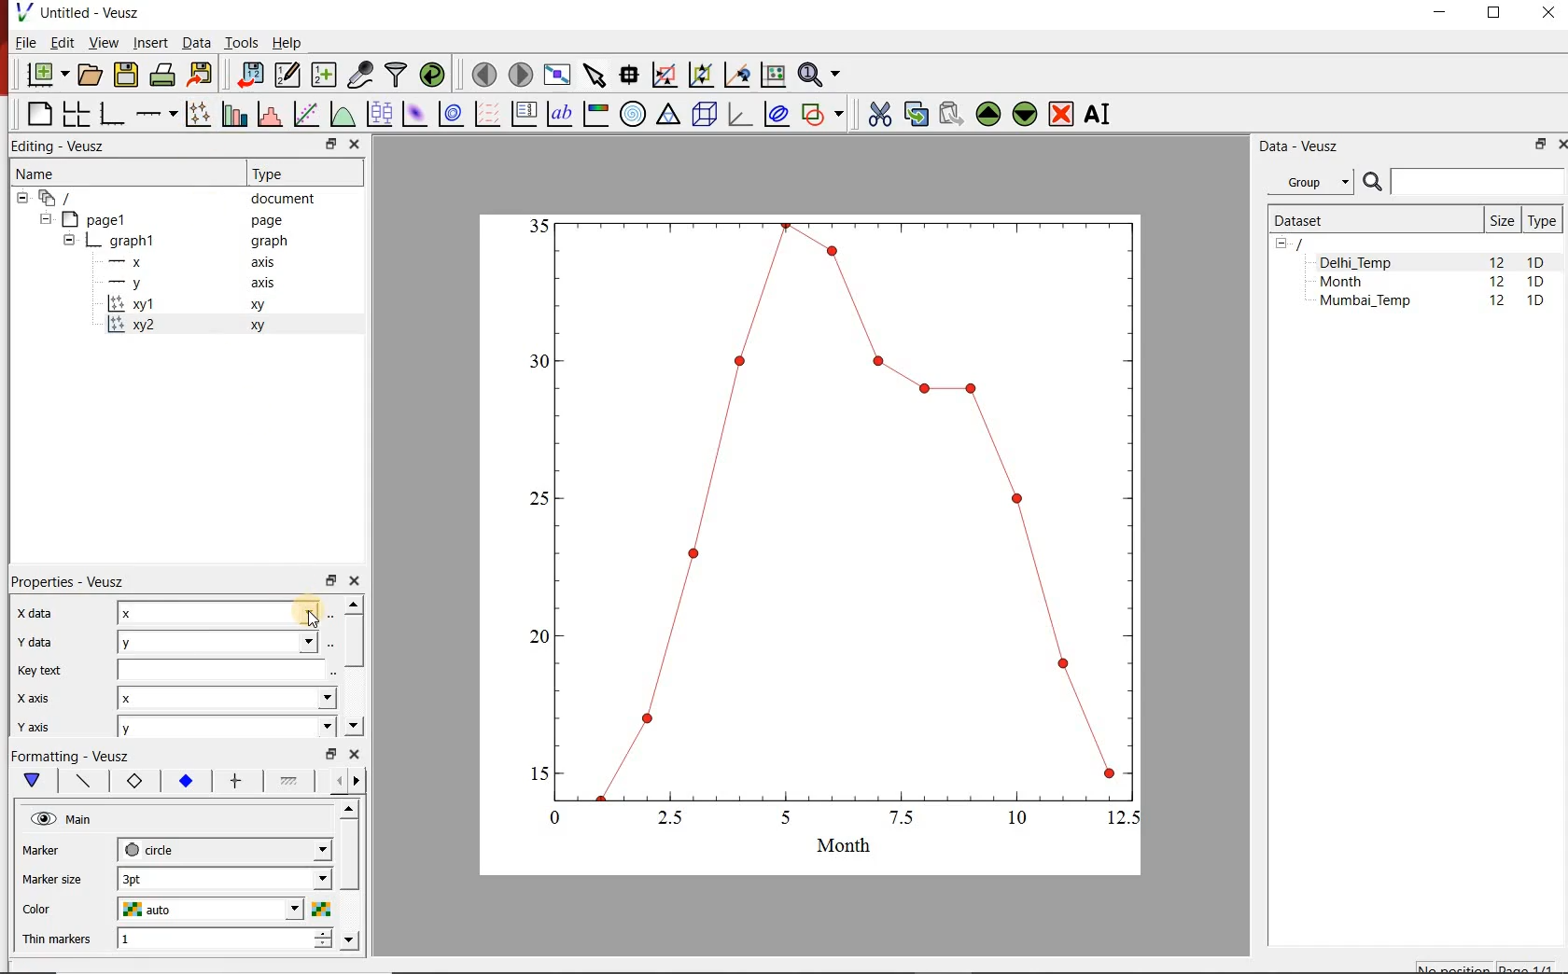 The height and width of the screenshot is (974, 1568). Describe the element at coordinates (110, 115) in the screenshot. I see `base graph` at that location.